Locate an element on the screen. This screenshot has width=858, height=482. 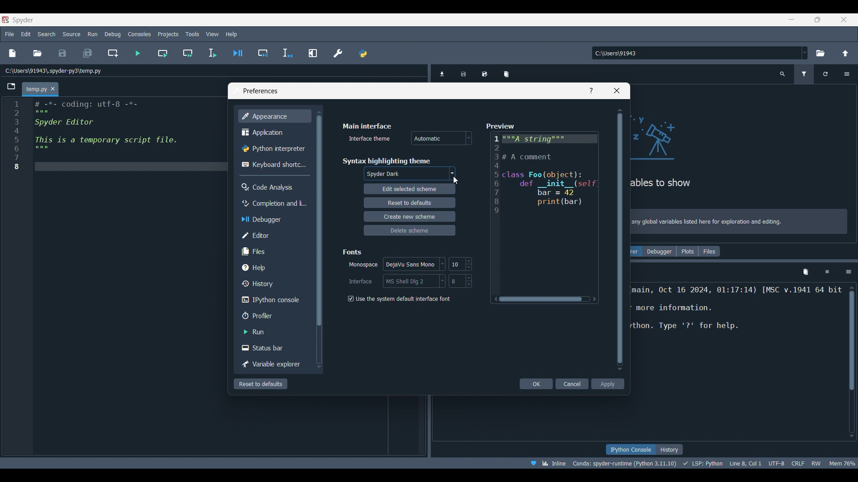
Window title is located at coordinates (261, 91).